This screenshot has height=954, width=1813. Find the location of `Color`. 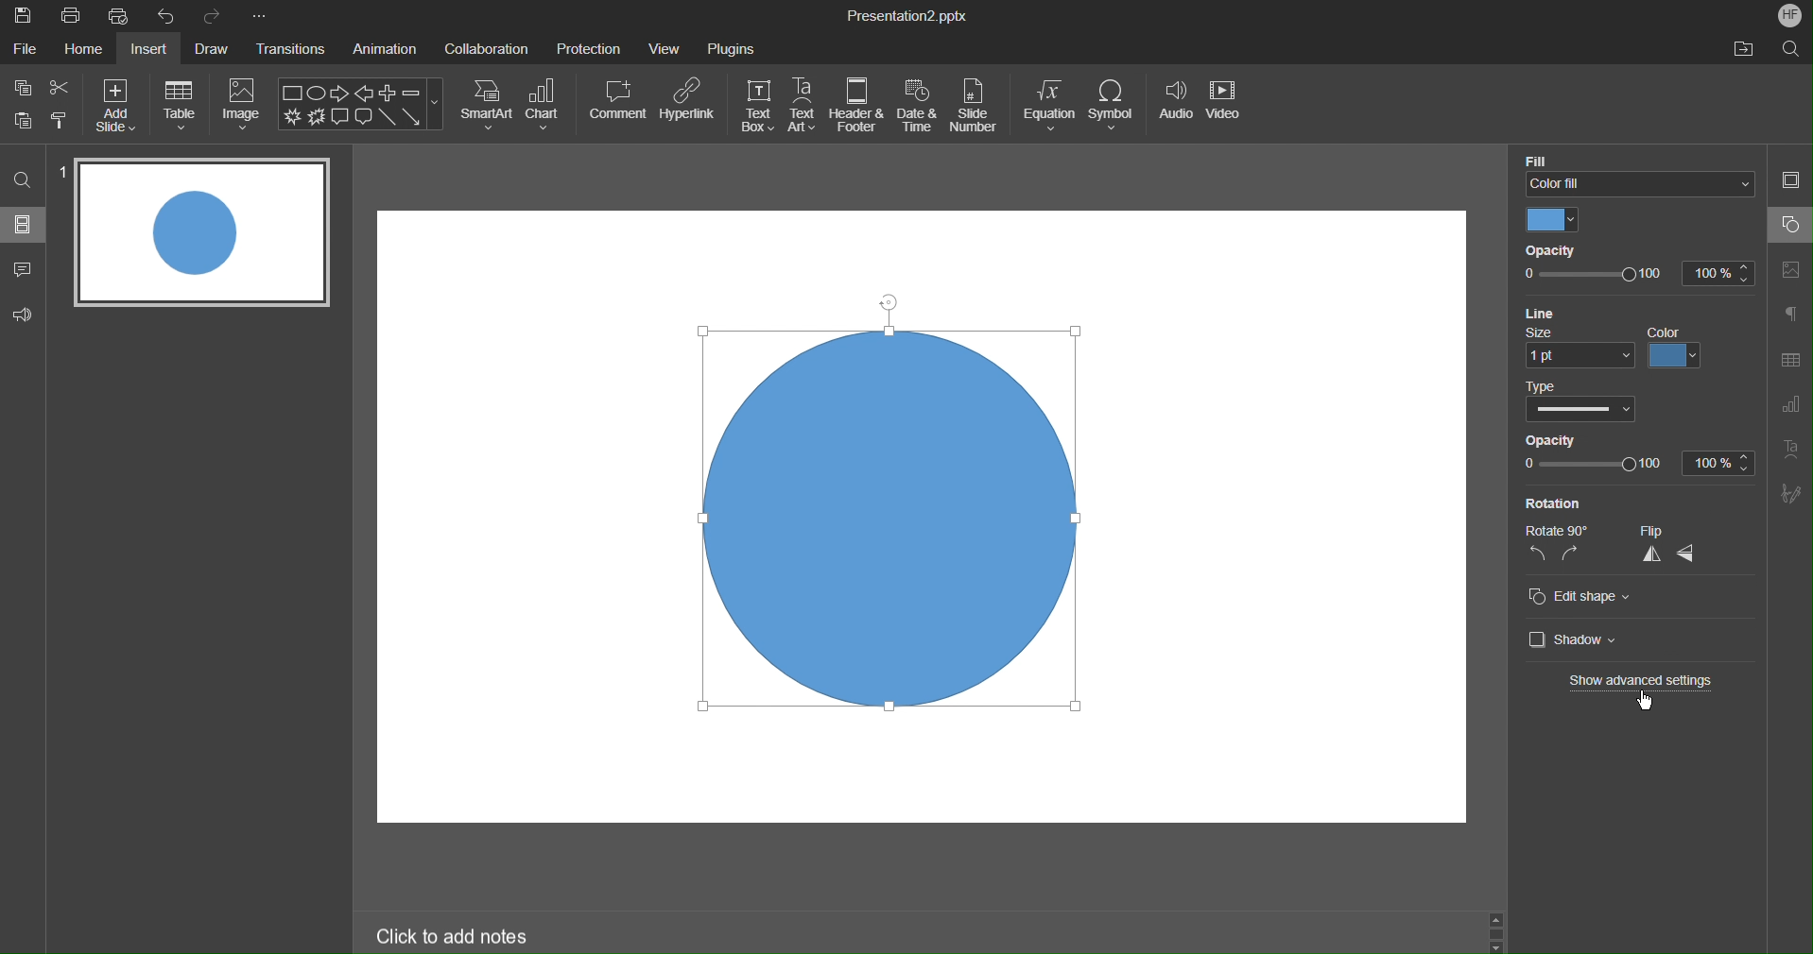

Color is located at coordinates (1551, 221).